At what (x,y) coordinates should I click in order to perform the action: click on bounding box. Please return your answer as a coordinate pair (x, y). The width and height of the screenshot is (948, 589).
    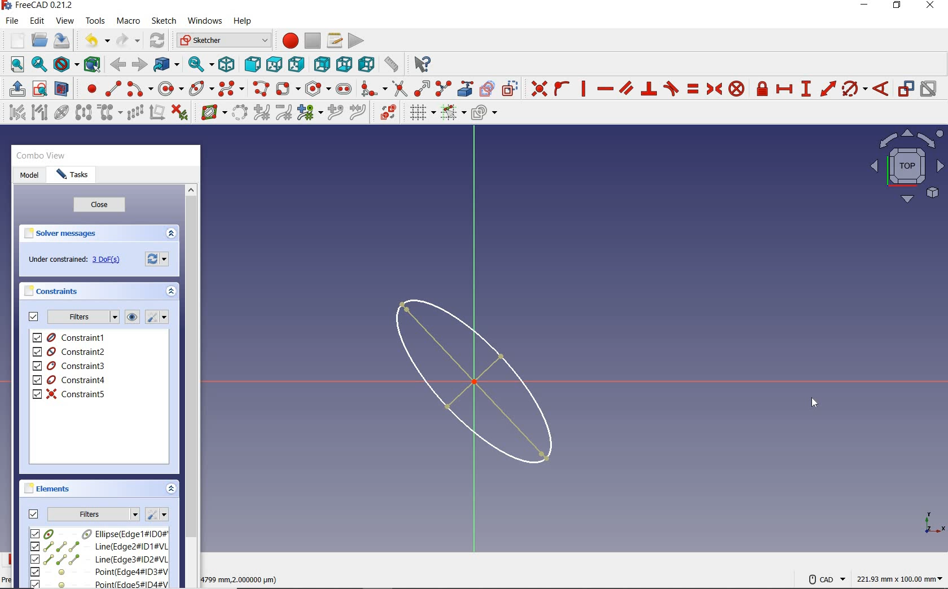
    Looking at the image, I should click on (93, 64).